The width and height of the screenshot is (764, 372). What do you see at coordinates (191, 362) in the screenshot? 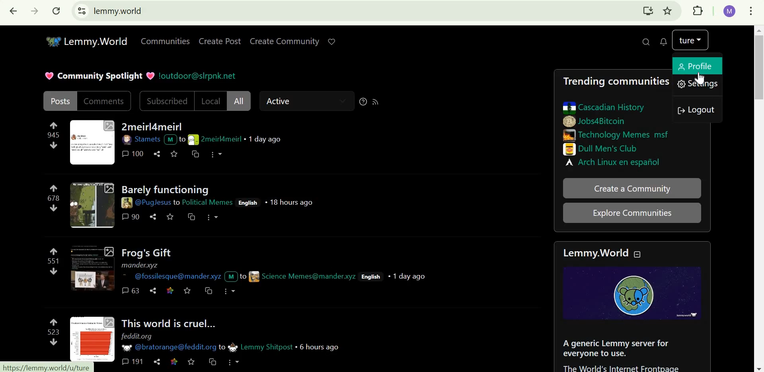
I see `save` at bounding box center [191, 362].